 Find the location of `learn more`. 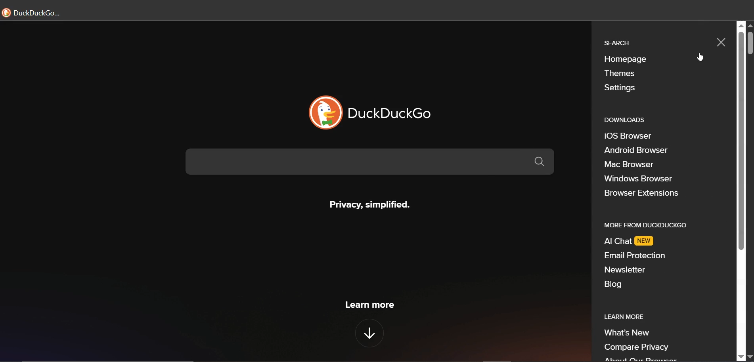

learn more is located at coordinates (368, 305).